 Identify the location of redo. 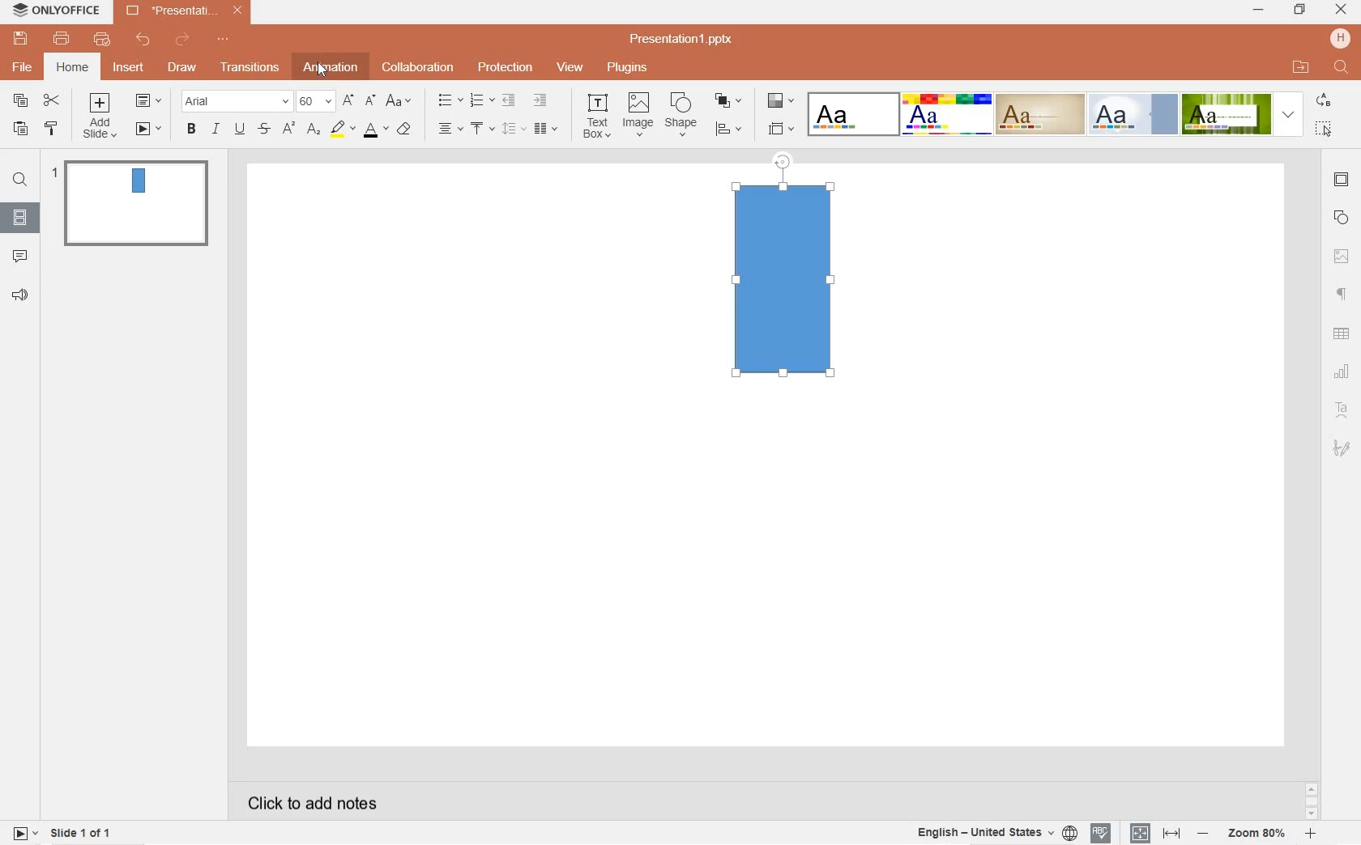
(183, 41).